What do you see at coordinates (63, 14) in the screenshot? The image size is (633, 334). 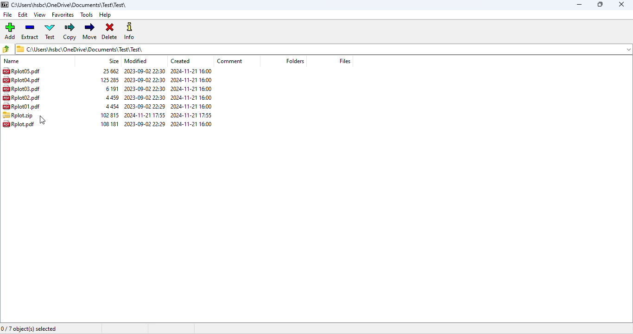 I see `favorites` at bounding box center [63, 14].